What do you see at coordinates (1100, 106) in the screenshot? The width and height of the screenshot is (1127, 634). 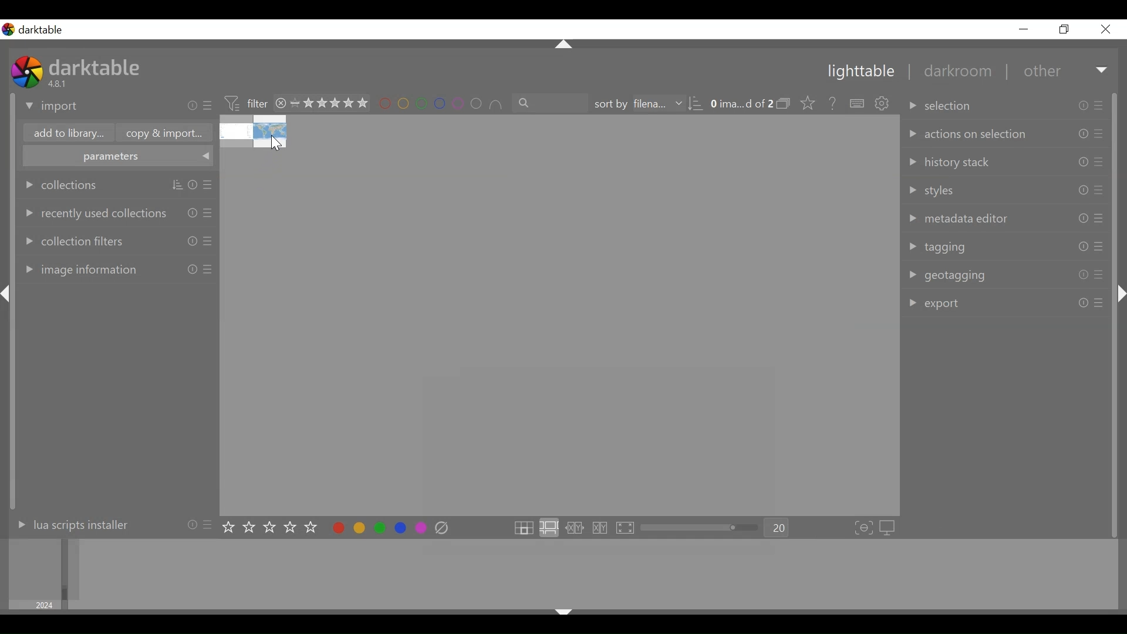 I see `` at bounding box center [1100, 106].